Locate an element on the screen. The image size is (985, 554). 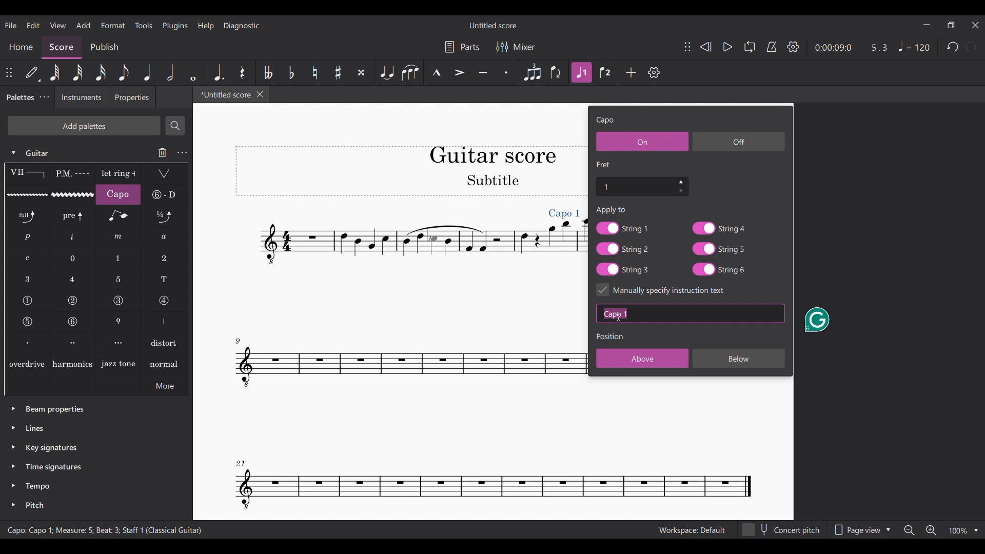
LH guitar fingering 1 is located at coordinates (119, 259).